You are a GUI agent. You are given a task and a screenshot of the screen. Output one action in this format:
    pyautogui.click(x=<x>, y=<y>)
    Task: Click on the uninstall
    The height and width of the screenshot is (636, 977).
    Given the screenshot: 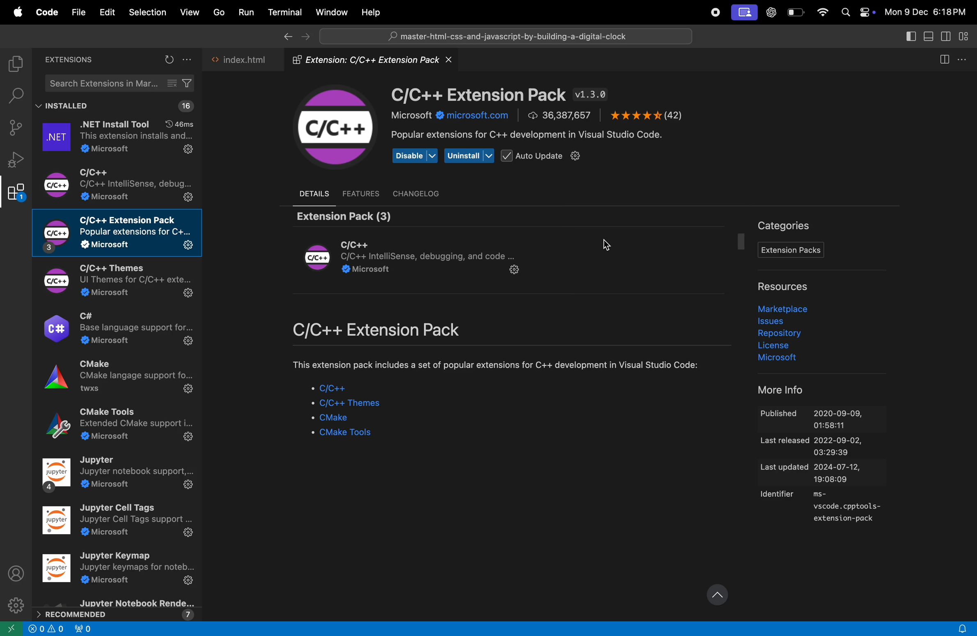 What is the action you would take?
    pyautogui.click(x=469, y=156)
    